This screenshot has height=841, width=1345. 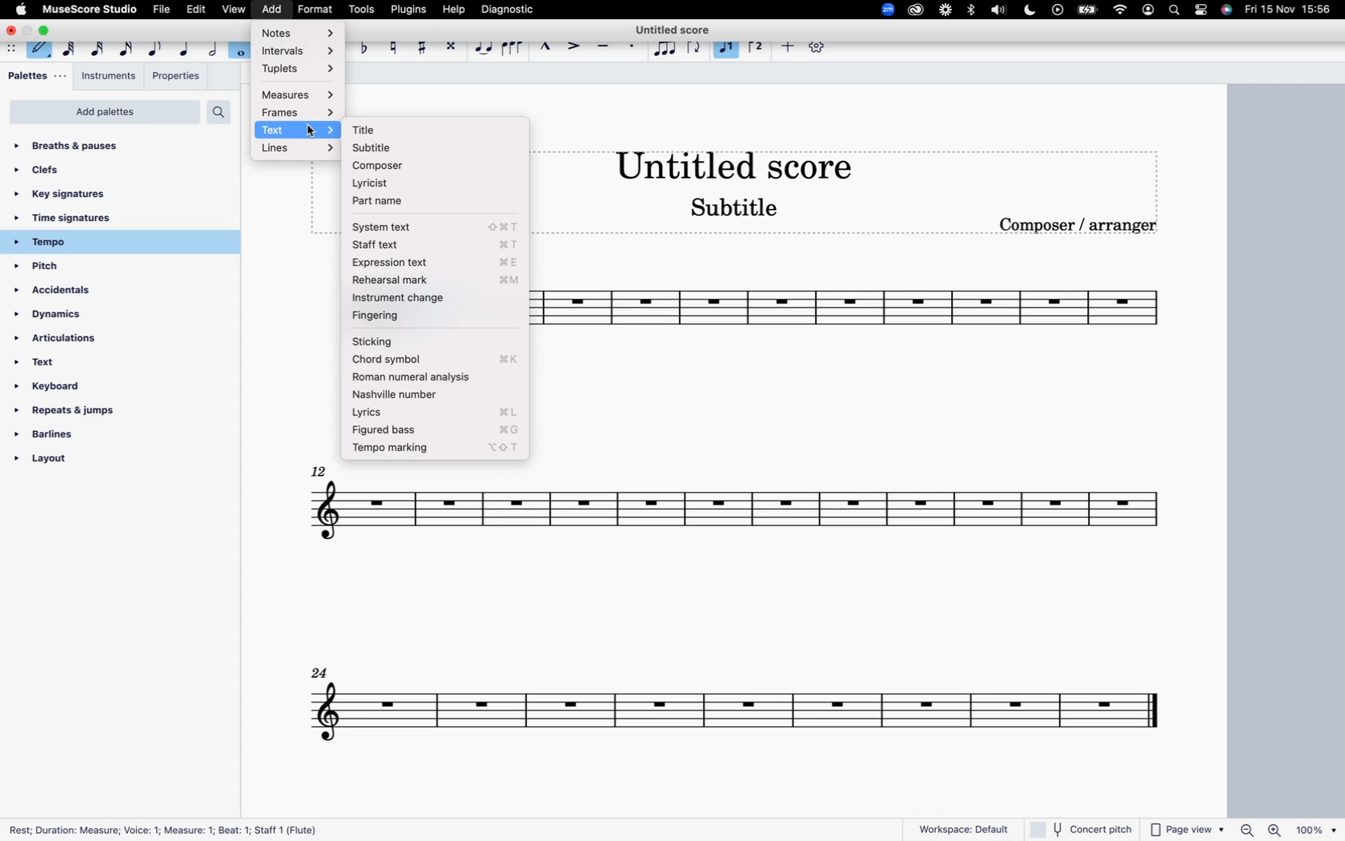 What do you see at coordinates (78, 414) in the screenshot?
I see `repeats & jumps` at bounding box center [78, 414].